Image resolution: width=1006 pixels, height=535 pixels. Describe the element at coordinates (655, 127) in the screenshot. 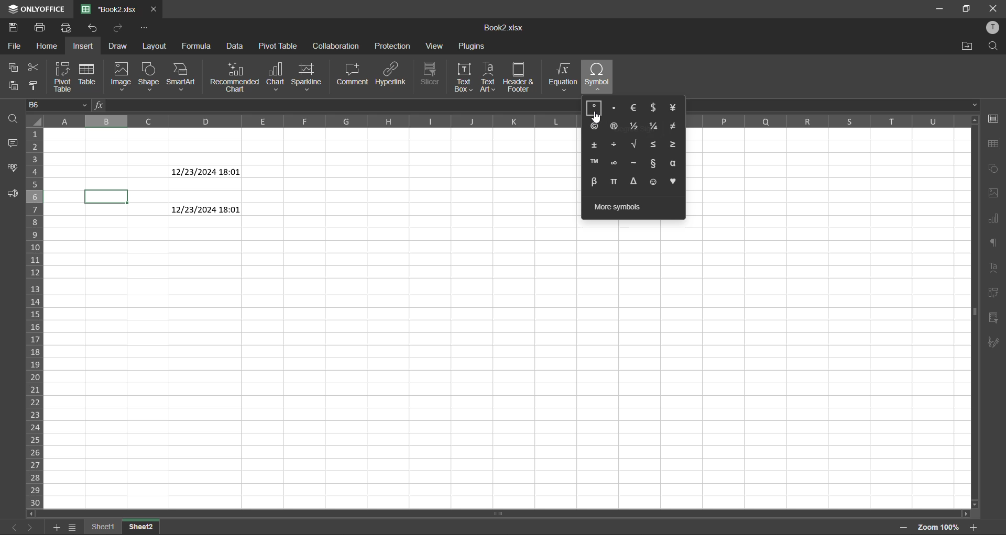

I see `one quarter fraction` at that location.